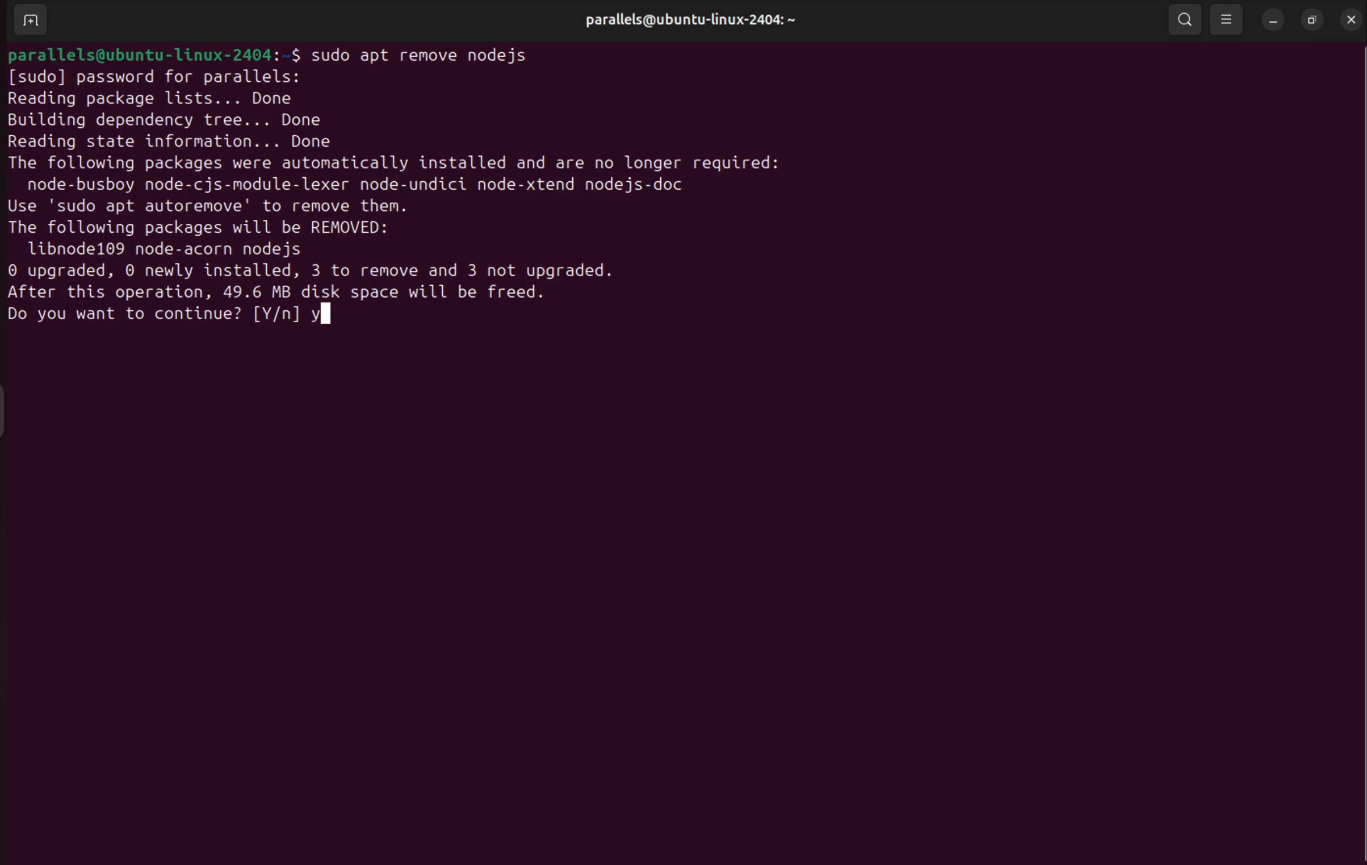 This screenshot has width=1367, height=865. I want to click on minimize, so click(1272, 20).